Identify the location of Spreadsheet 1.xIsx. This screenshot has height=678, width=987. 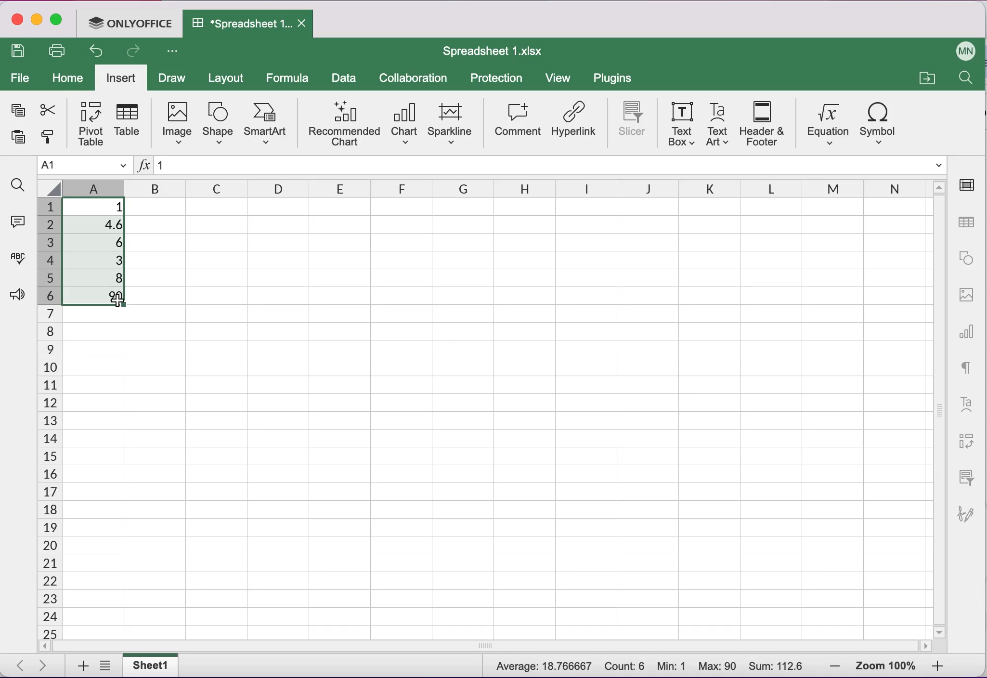
(243, 25).